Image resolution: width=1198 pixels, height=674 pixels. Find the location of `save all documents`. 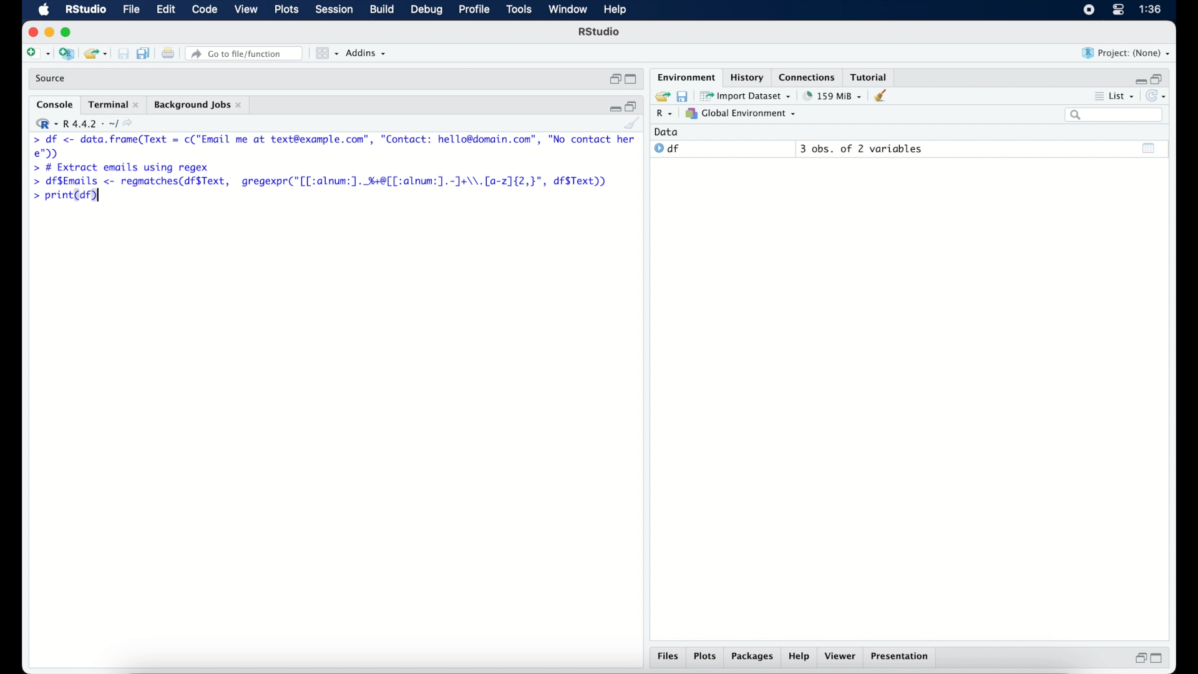

save all documents is located at coordinates (144, 53).